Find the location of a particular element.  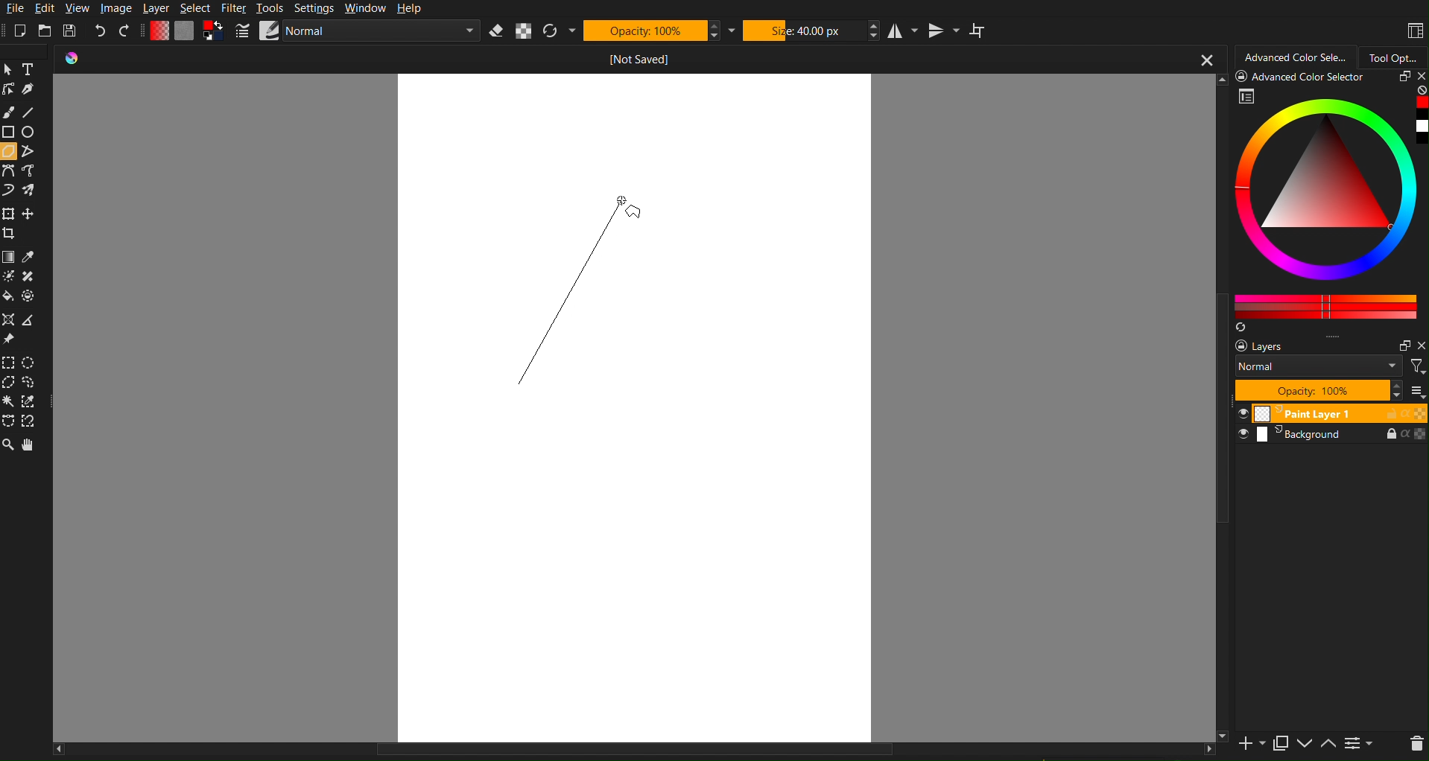

rectangular Selection Tools is located at coordinates (10, 361).